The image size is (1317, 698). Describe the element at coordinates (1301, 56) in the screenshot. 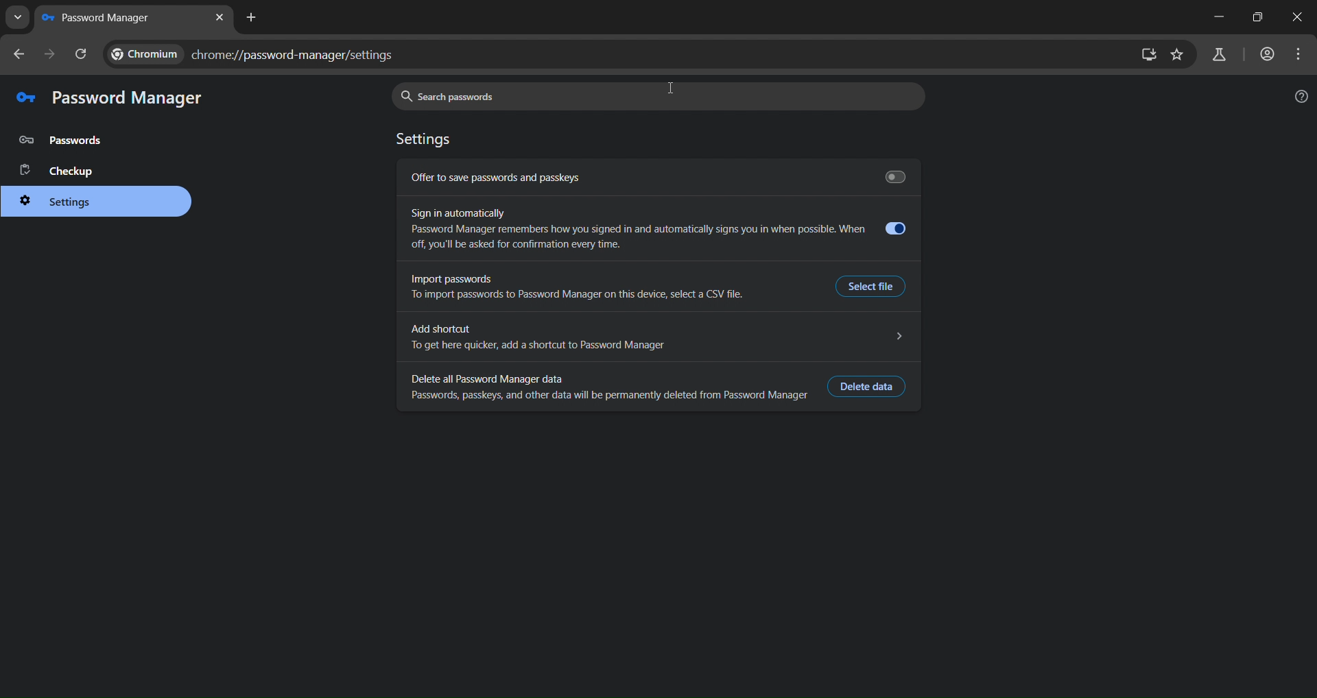

I see `menu` at that location.